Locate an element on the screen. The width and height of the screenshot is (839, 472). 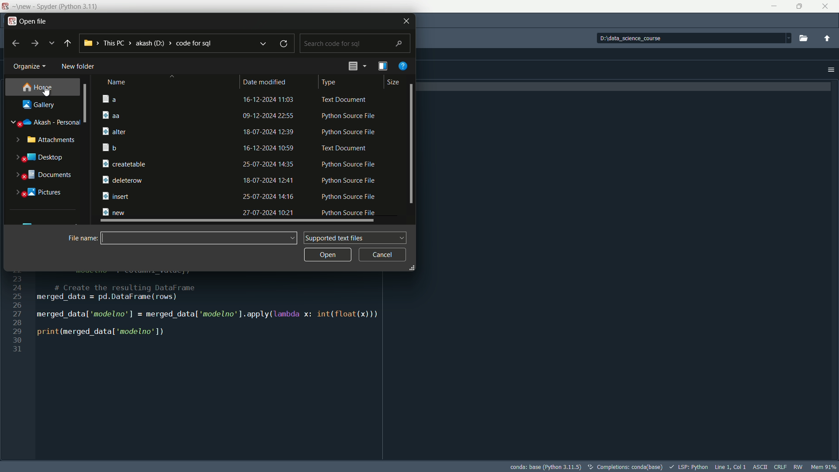
file type is located at coordinates (350, 212).